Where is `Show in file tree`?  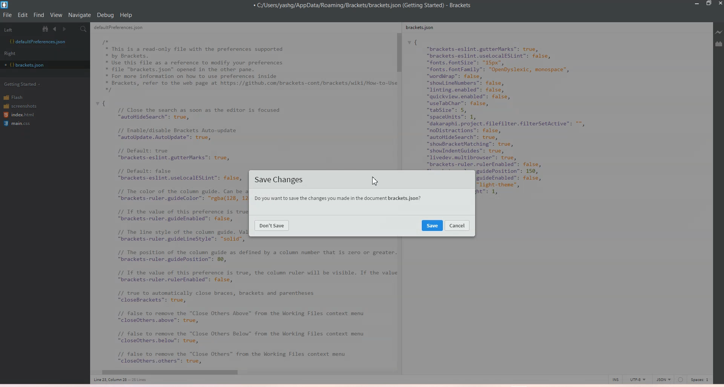
Show in file tree is located at coordinates (47, 29).